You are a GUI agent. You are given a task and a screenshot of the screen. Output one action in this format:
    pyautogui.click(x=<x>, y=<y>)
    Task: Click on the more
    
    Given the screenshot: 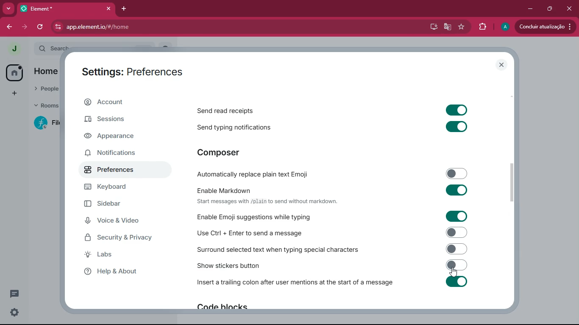 What is the action you would take?
    pyautogui.click(x=8, y=9)
    